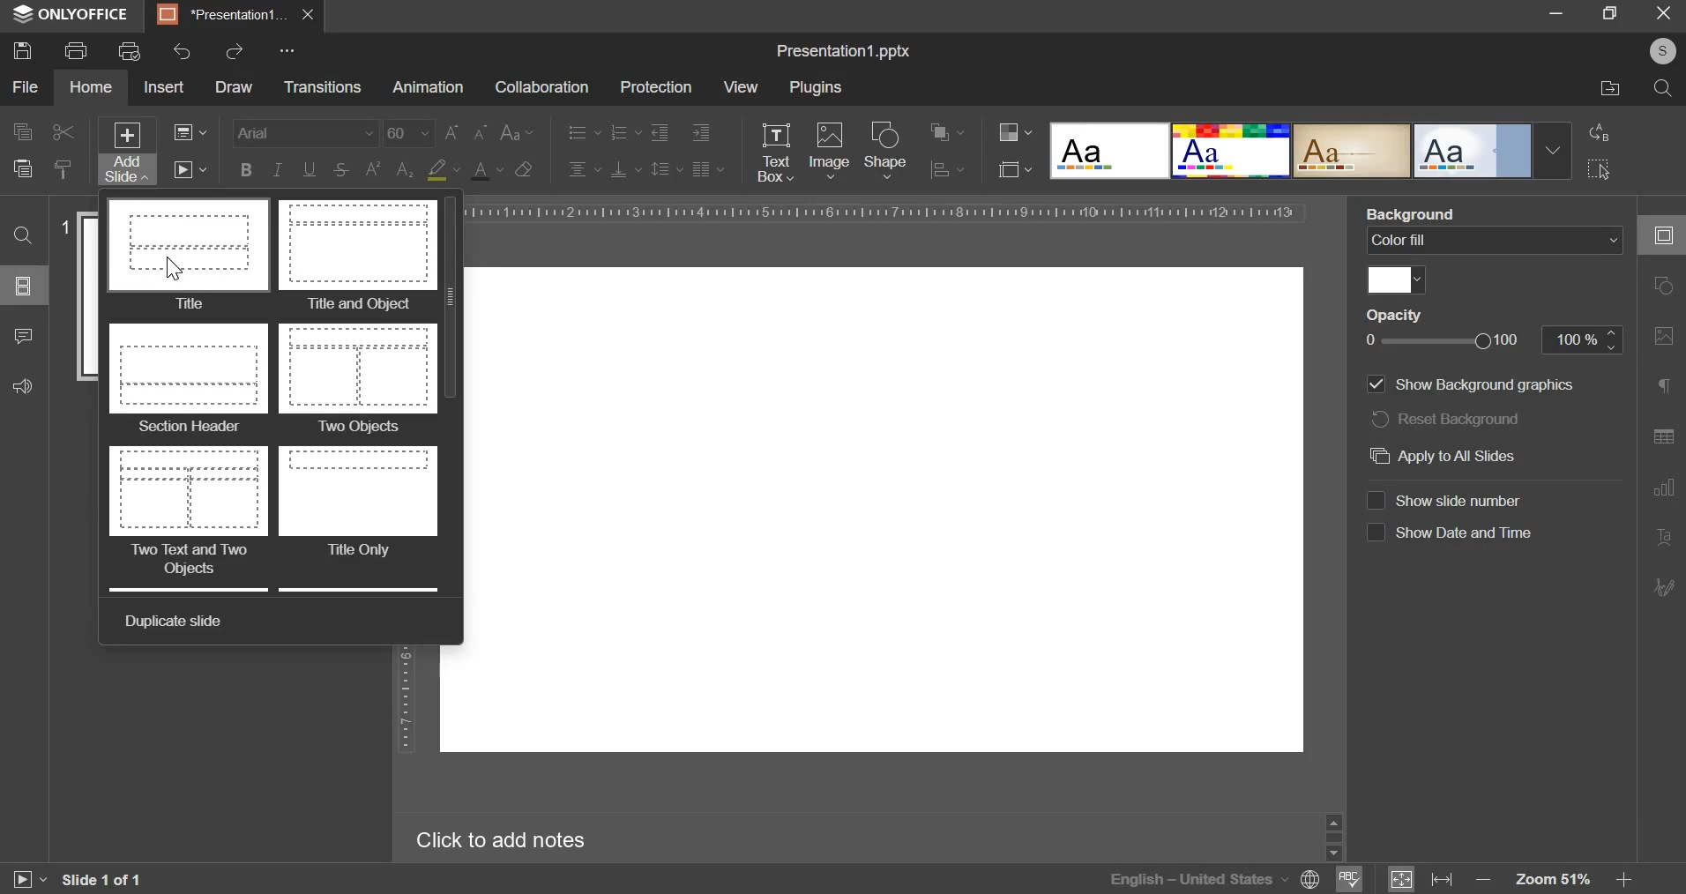  What do you see at coordinates (21, 167) in the screenshot?
I see `paste` at bounding box center [21, 167].